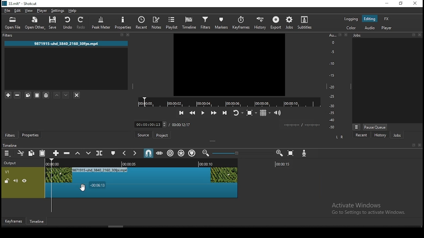 The image size is (424, 238). What do you see at coordinates (89, 154) in the screenshot?
I see `overwrite` at bounding box center [89, 154].